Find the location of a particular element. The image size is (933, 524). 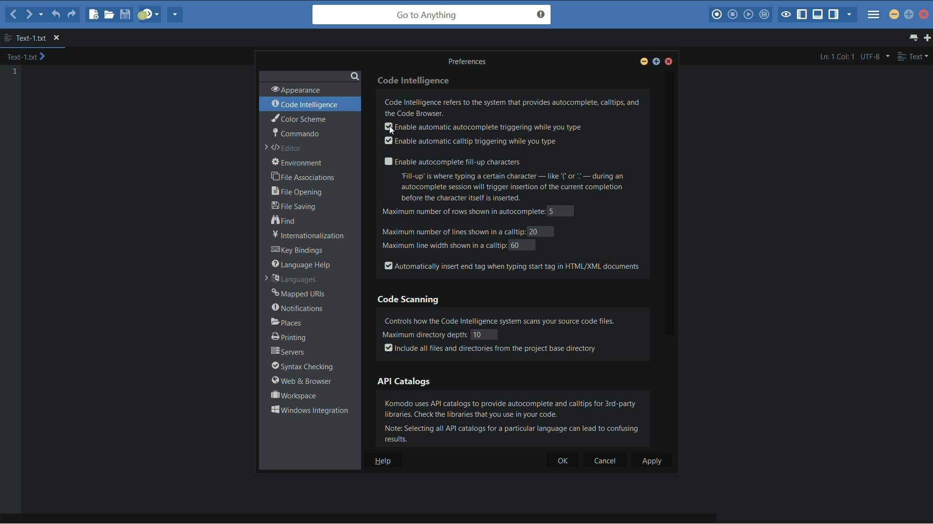

syntax checking is located at coordinates (301, 367).